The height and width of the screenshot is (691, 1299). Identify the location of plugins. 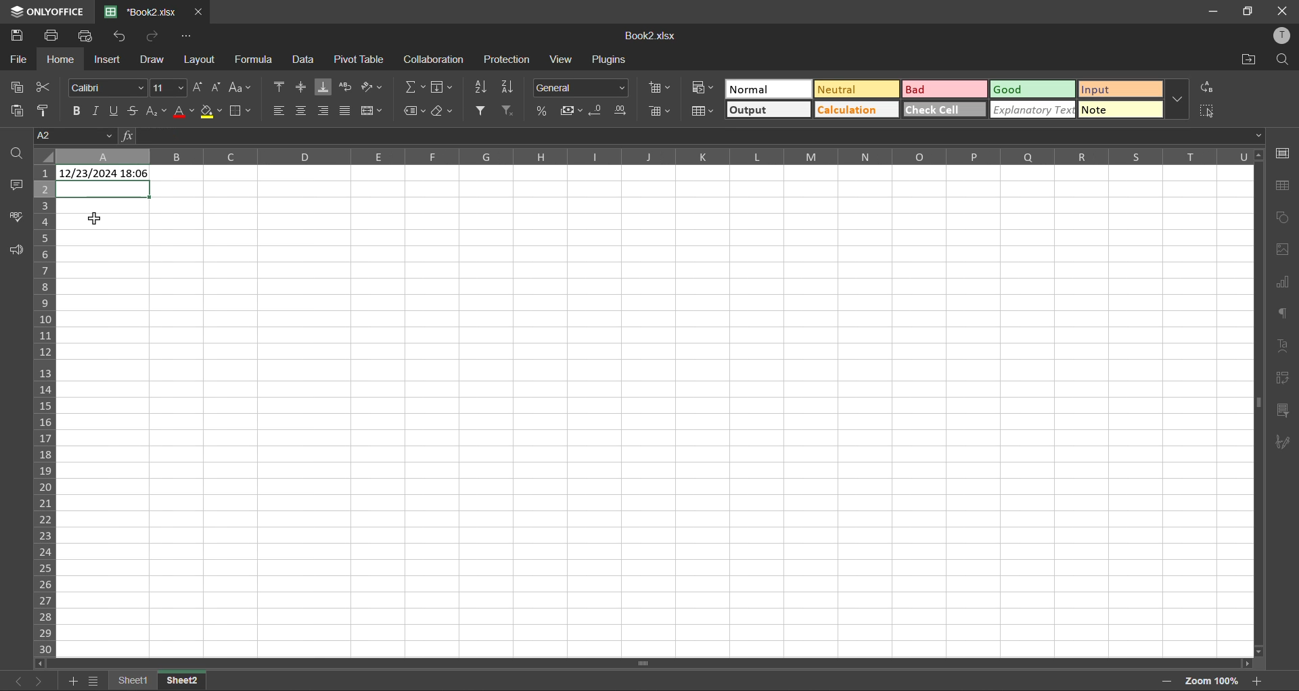
(612, 62).